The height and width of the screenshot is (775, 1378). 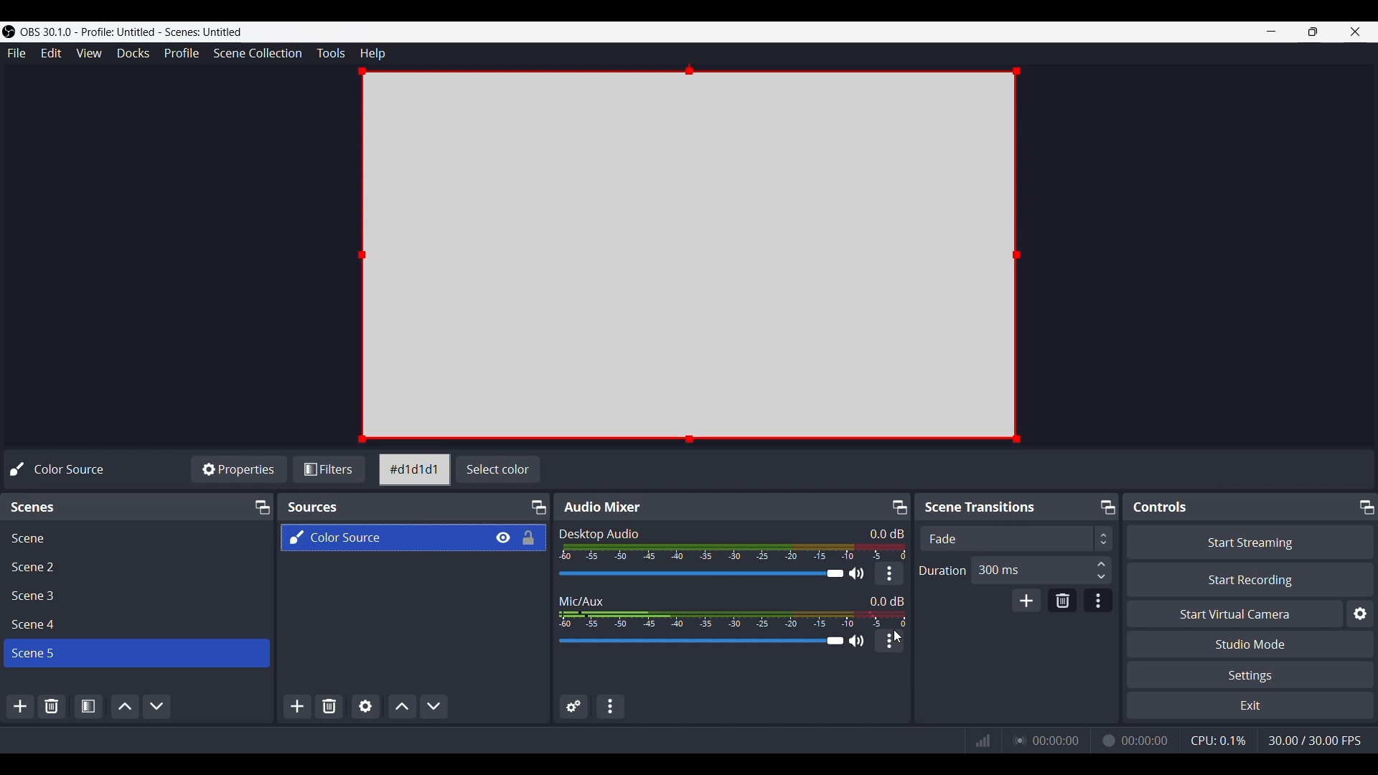 What do you see at coordinates (365, 705) in the screenshot?
I see `Open Sources Properties` at bounding box center [365, 705].